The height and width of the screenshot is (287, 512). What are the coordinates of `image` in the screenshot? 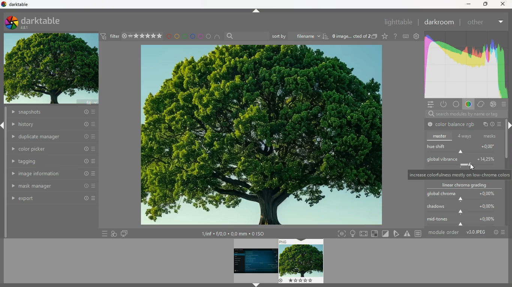 It's located at (259, 135).